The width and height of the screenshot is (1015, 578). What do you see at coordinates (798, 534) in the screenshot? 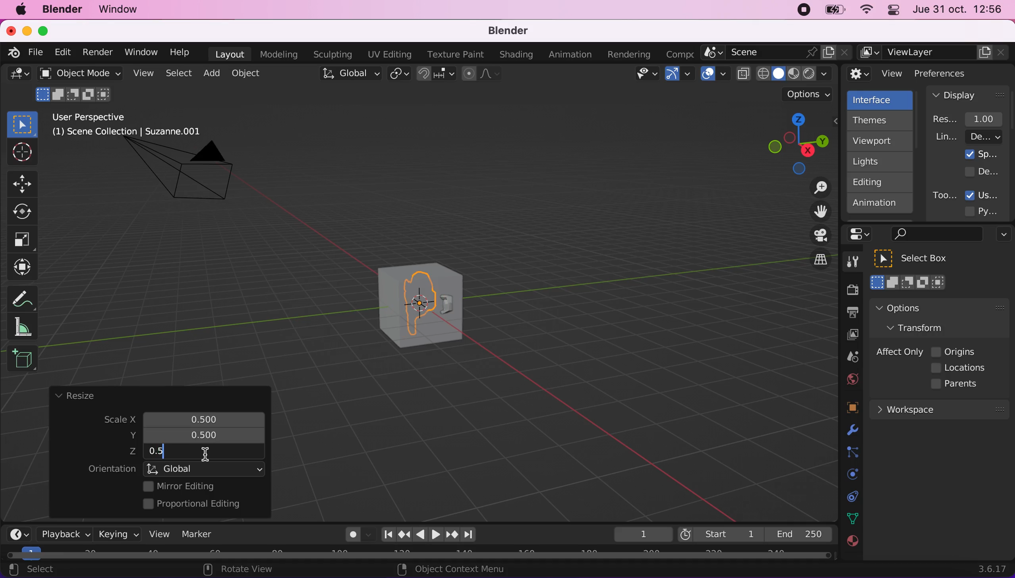
I see `end 250` at bounding box center [798, 534].